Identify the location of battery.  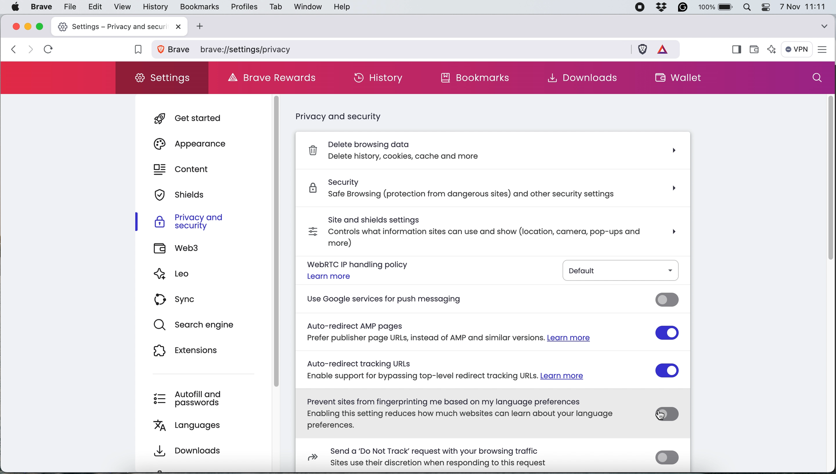
(717, 7).